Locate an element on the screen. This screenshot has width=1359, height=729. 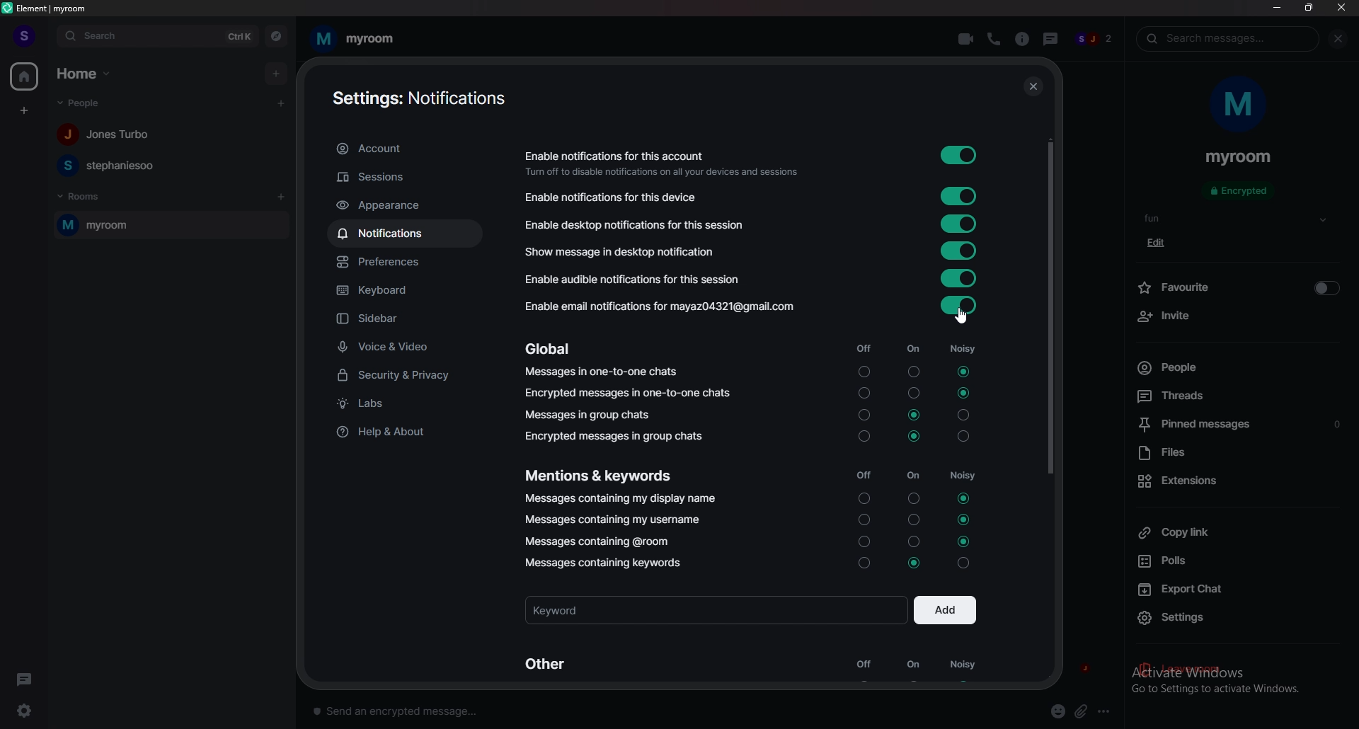
search bar is located at coordinates (158, 35).